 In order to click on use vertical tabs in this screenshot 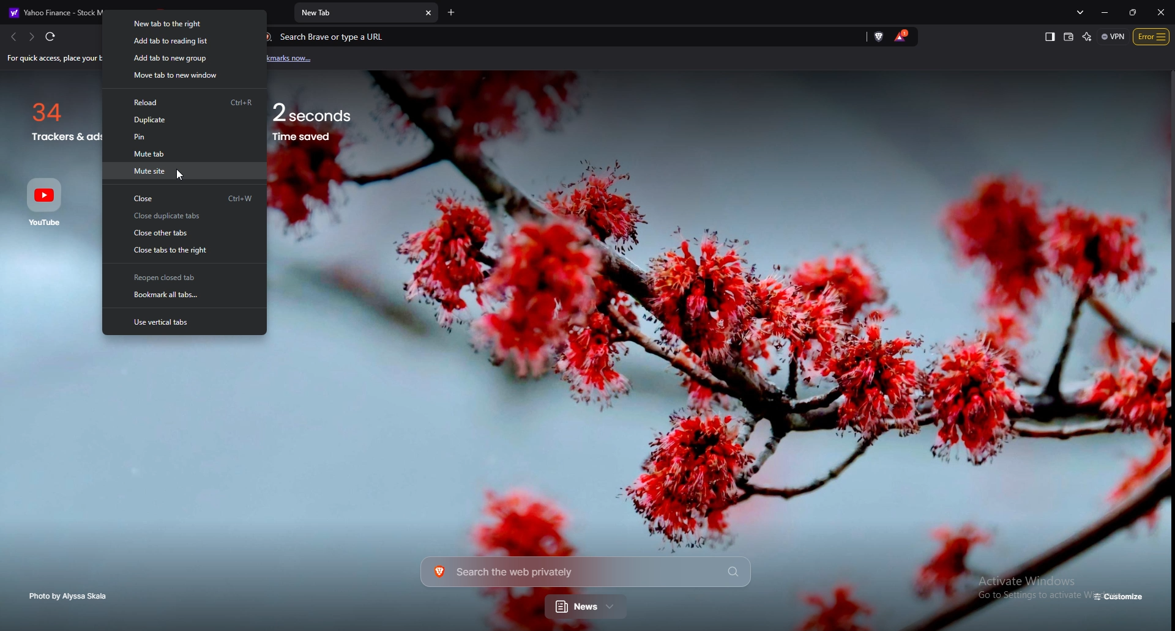, I will do `click(184, 322)`.